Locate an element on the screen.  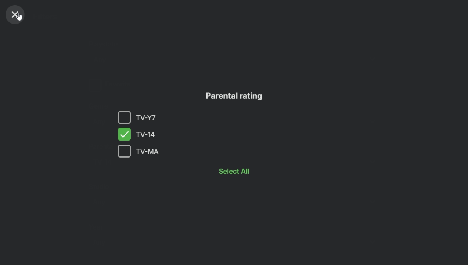
parental rating is located at coordinates (238, 96).